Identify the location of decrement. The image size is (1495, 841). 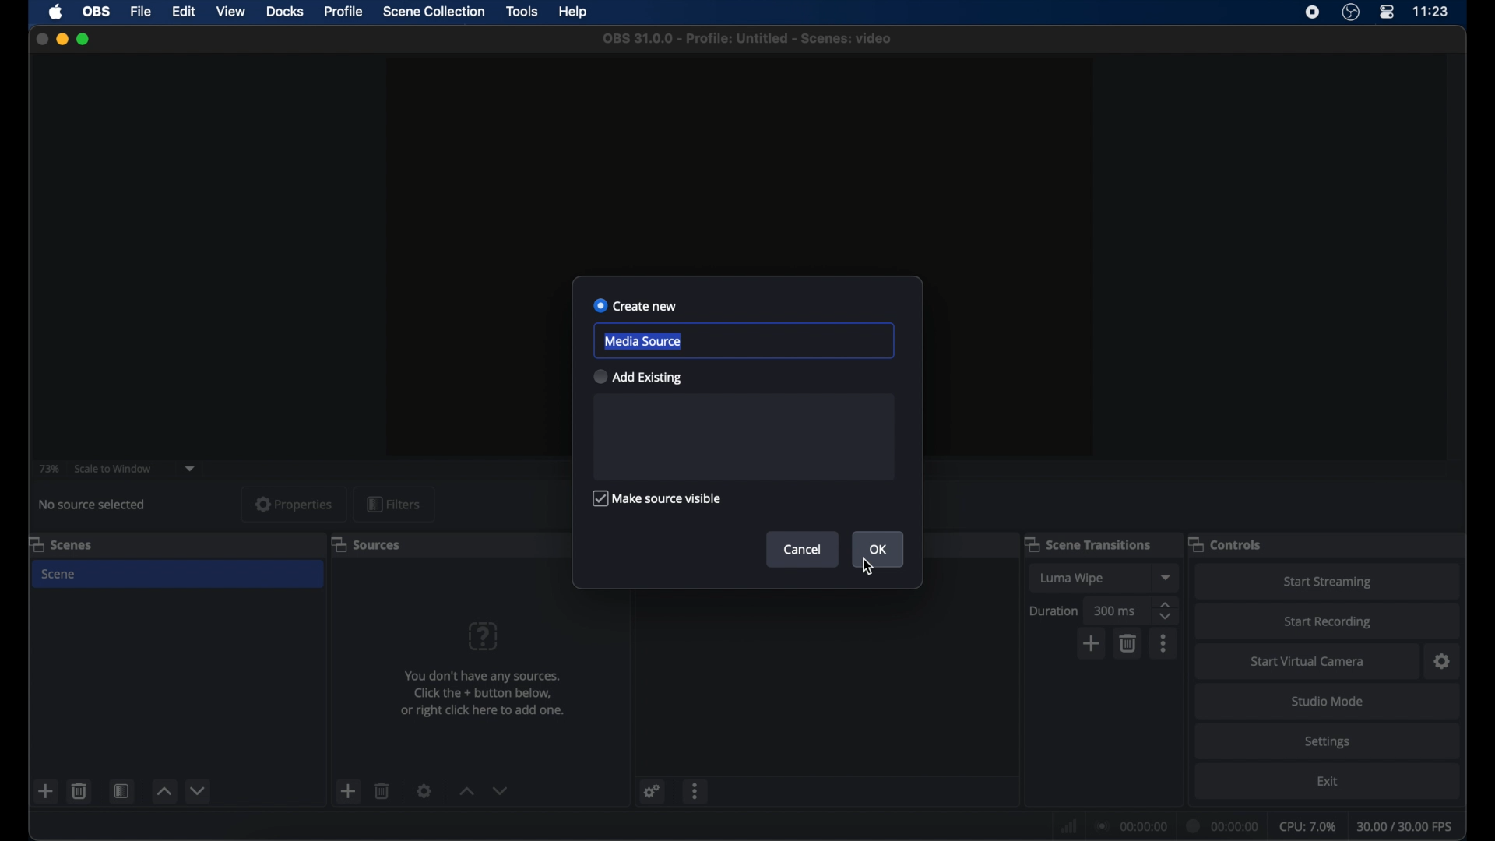
(198, 790).